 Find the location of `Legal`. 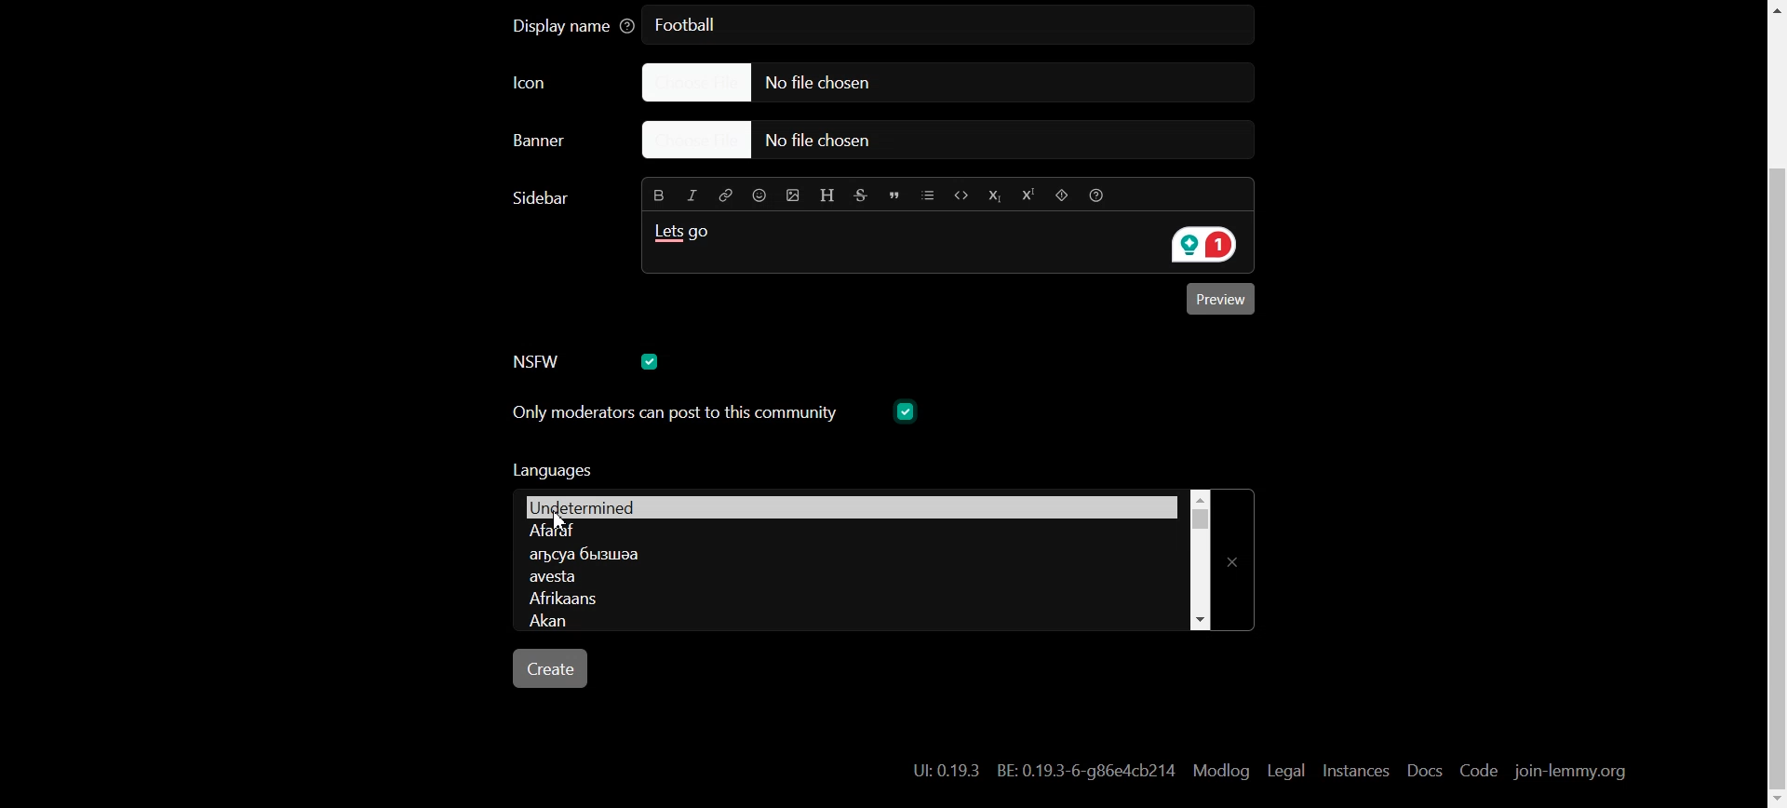

Legal is located at coordinates (1286, 770).